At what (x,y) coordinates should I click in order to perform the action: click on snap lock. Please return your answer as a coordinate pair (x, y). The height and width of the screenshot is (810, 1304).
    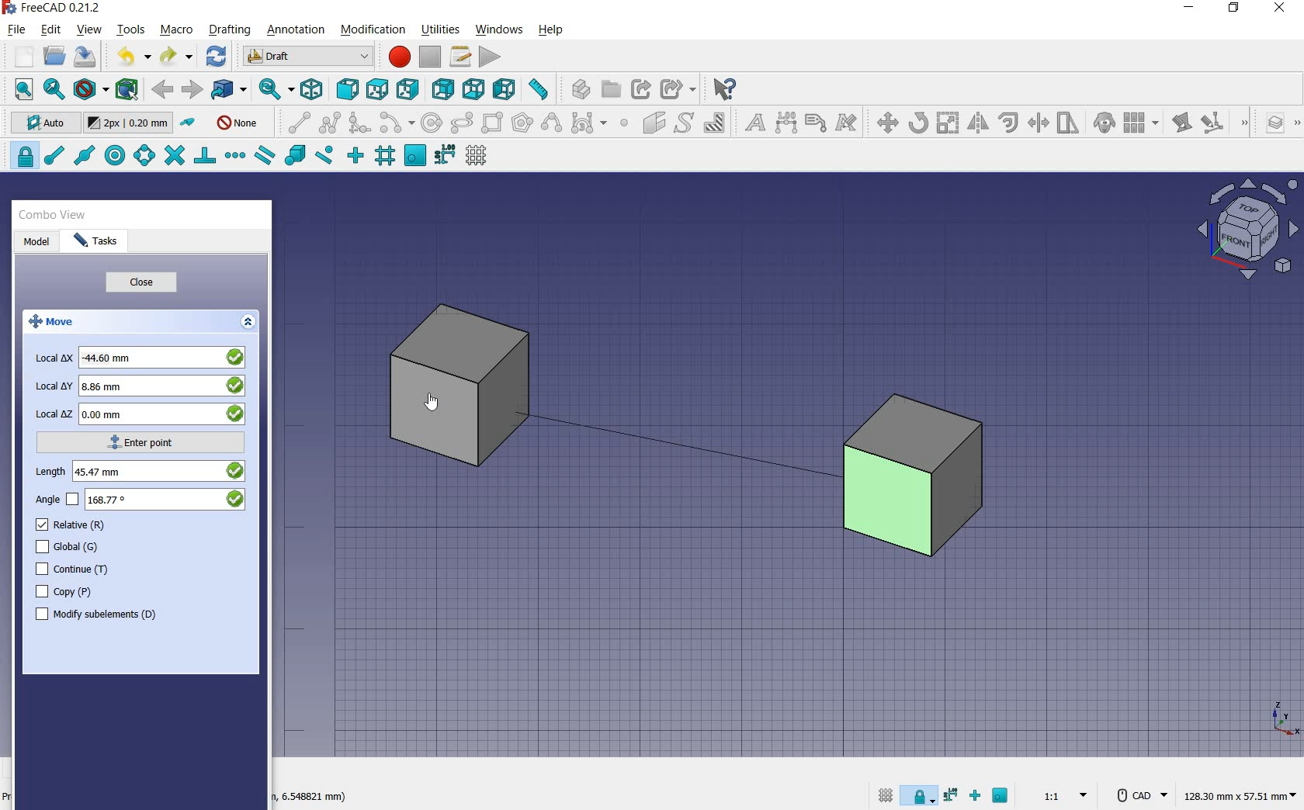
    Looking at the image, I should click on (21, 156).